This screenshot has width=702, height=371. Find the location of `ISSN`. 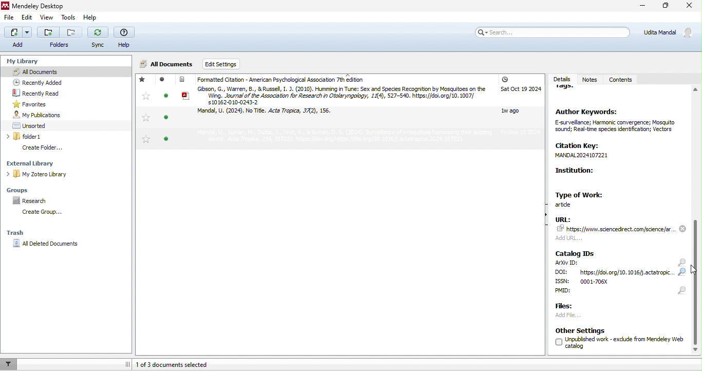

ISSN is located at coordinates (597, 282).